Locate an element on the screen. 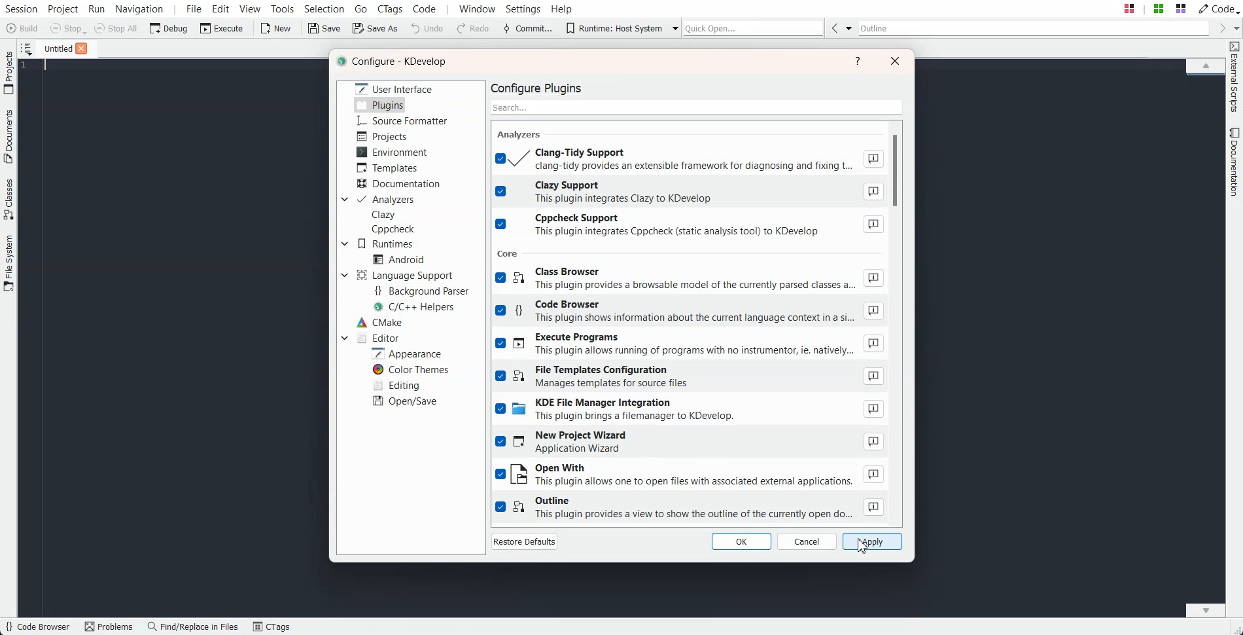 Image resolution: width=1243 pixels, height=635 pixels. Execute Programs is located at coordinates (690, 345).